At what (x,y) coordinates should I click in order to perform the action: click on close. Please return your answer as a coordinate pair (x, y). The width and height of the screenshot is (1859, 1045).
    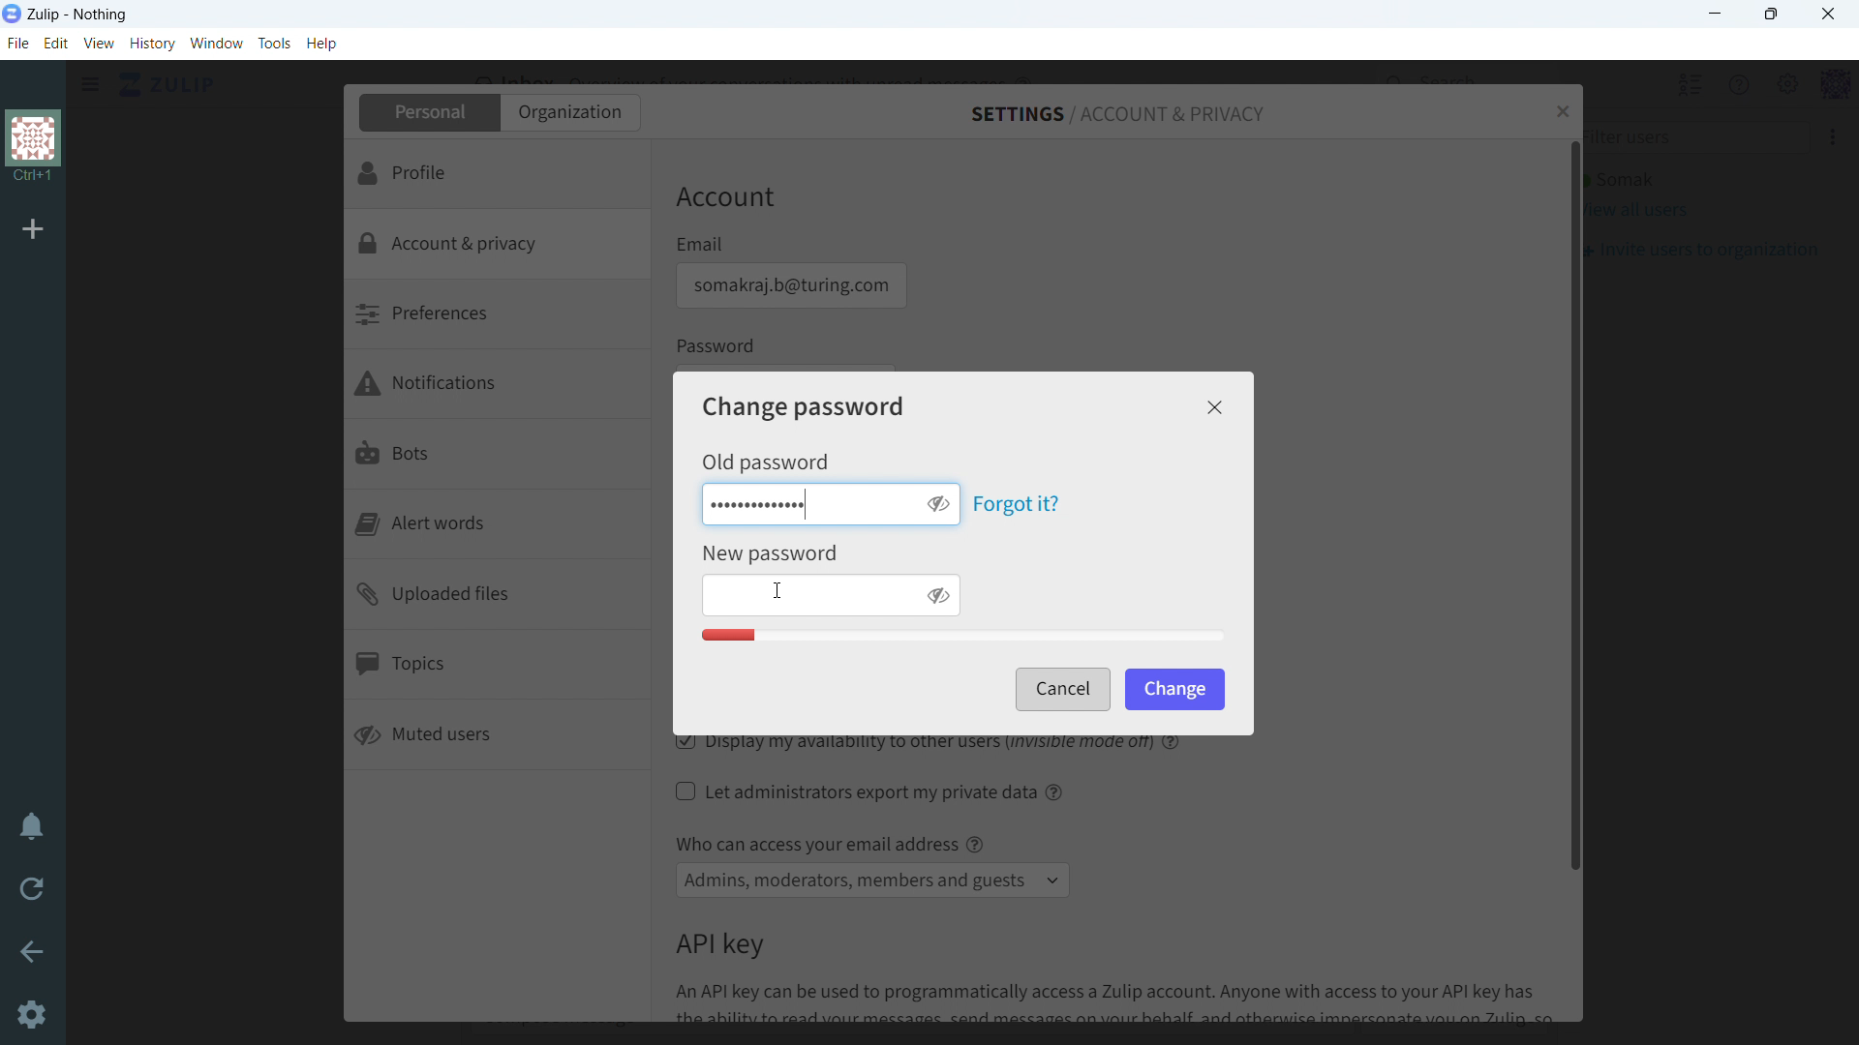
    Looking at the image, I should click on (1828, 14).